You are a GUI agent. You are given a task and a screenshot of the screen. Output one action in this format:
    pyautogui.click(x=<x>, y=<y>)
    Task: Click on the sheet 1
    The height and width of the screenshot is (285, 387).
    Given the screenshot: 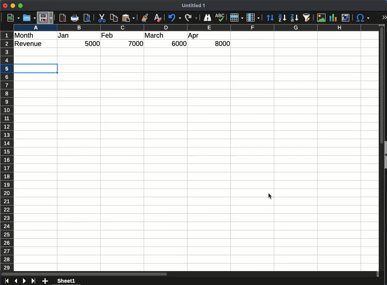 What is the action you would take?
    pyautogui.click(x=73, y=281)
    